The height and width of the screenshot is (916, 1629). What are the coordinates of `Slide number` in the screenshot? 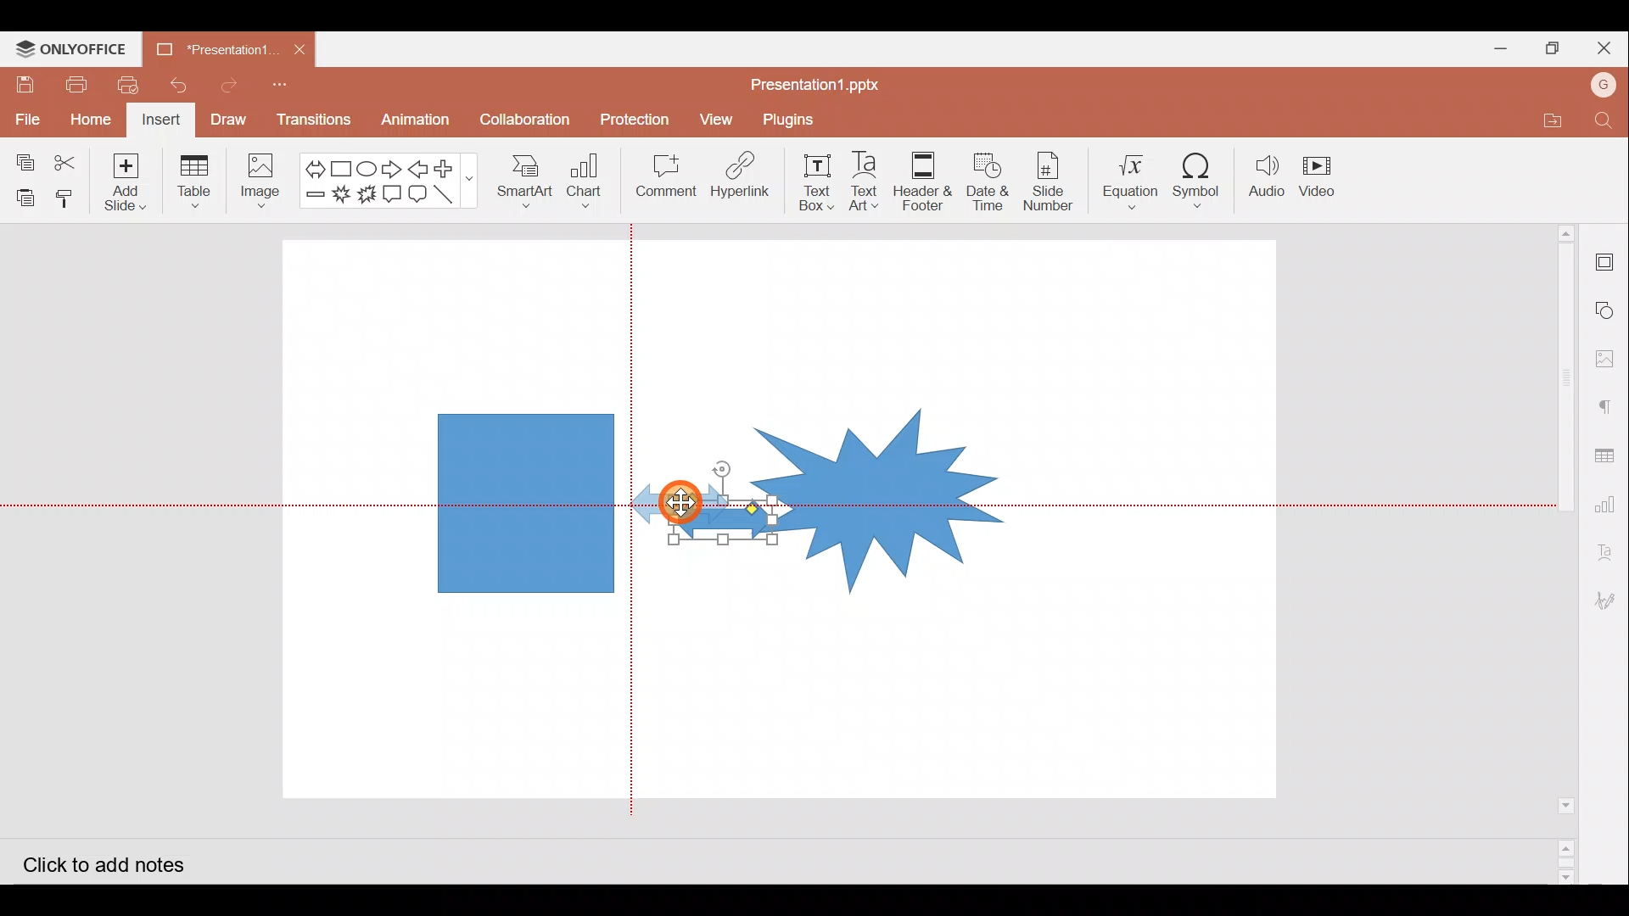 It's located at (1050, 179).